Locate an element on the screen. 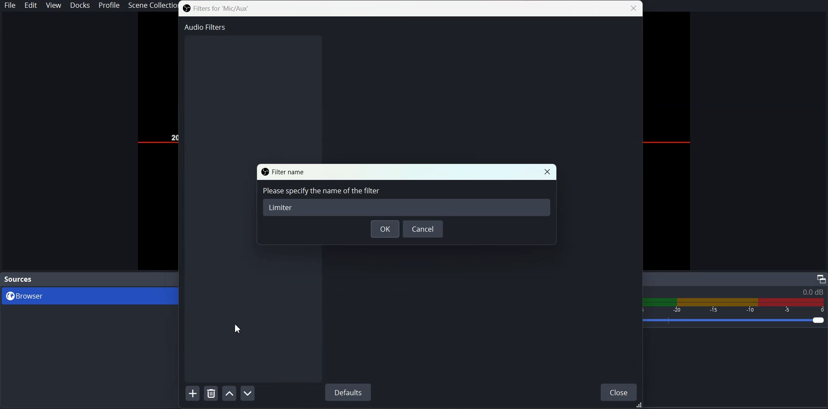 The width and height of the screenshot is (828, 409). Close is located at coordinates (619, 391).